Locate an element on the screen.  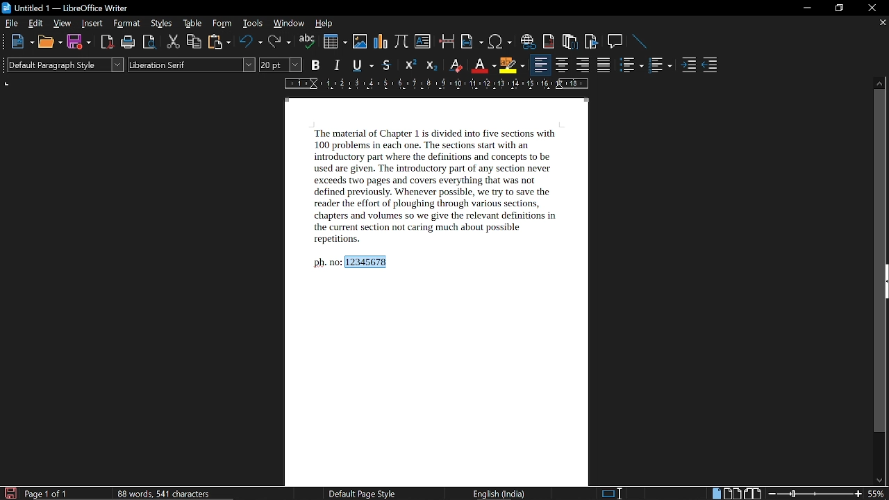
insert image is located at coordinates (359, 42).